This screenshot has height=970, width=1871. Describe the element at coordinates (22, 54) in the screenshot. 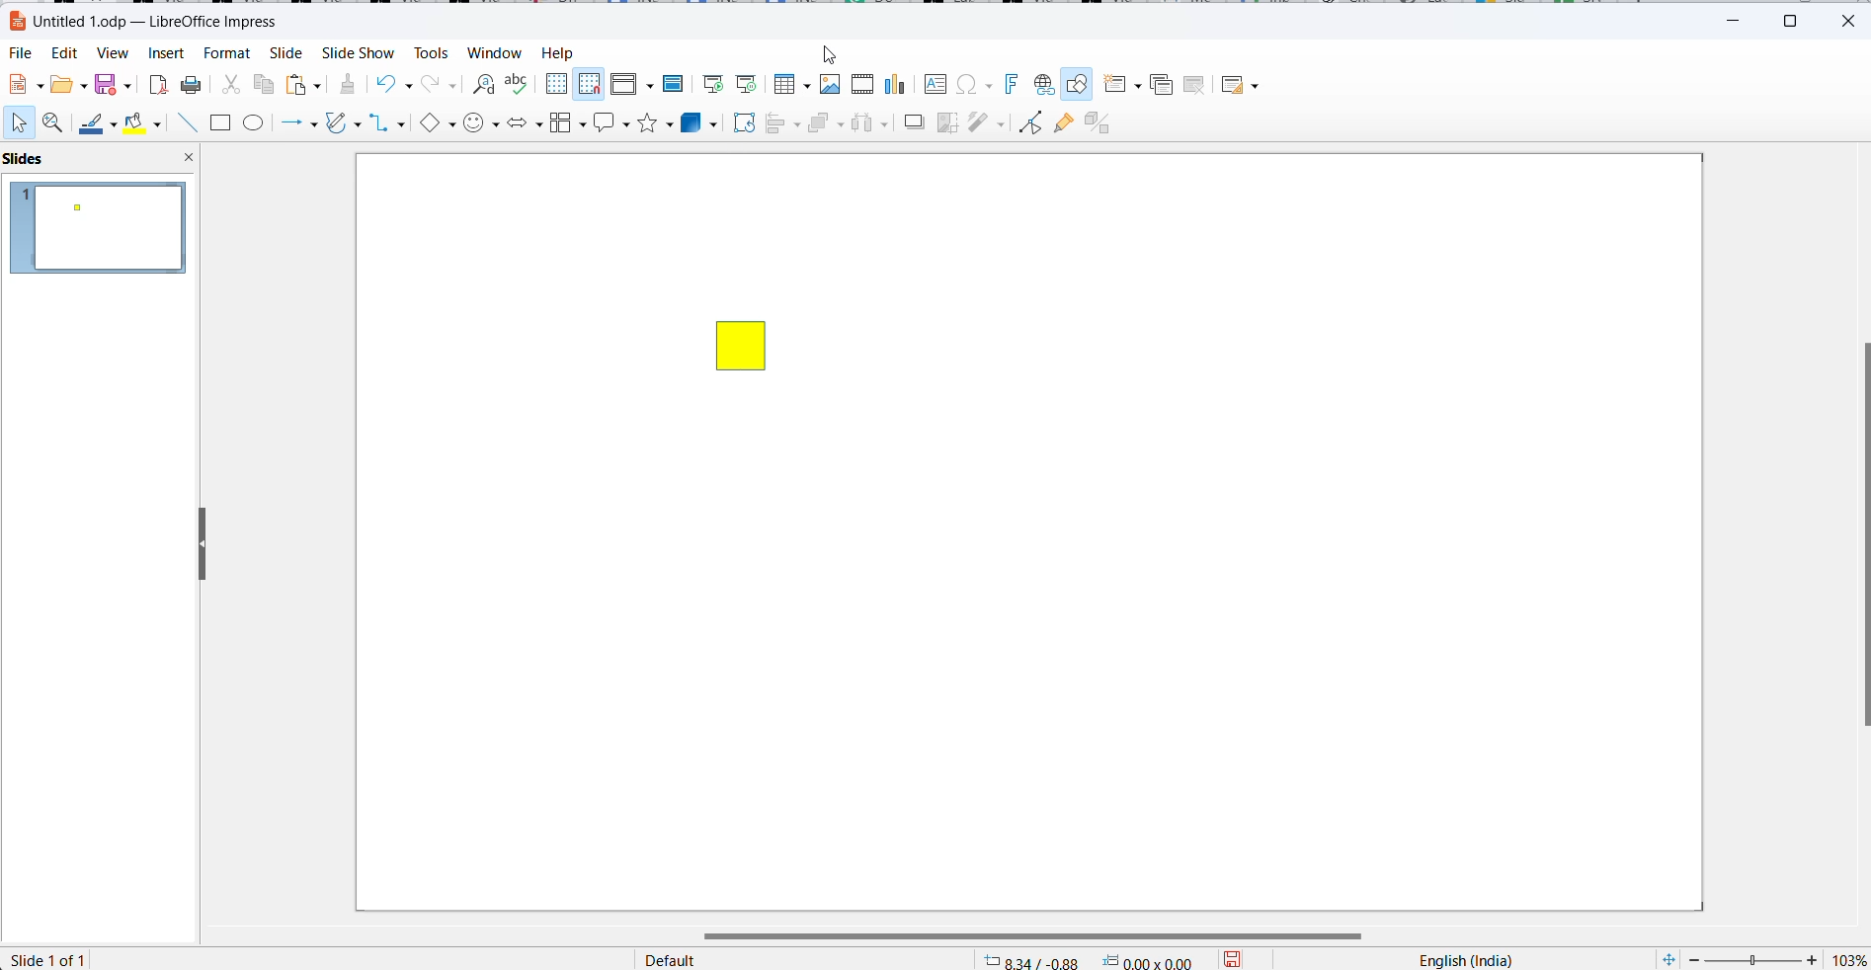

I see `File` at that location.